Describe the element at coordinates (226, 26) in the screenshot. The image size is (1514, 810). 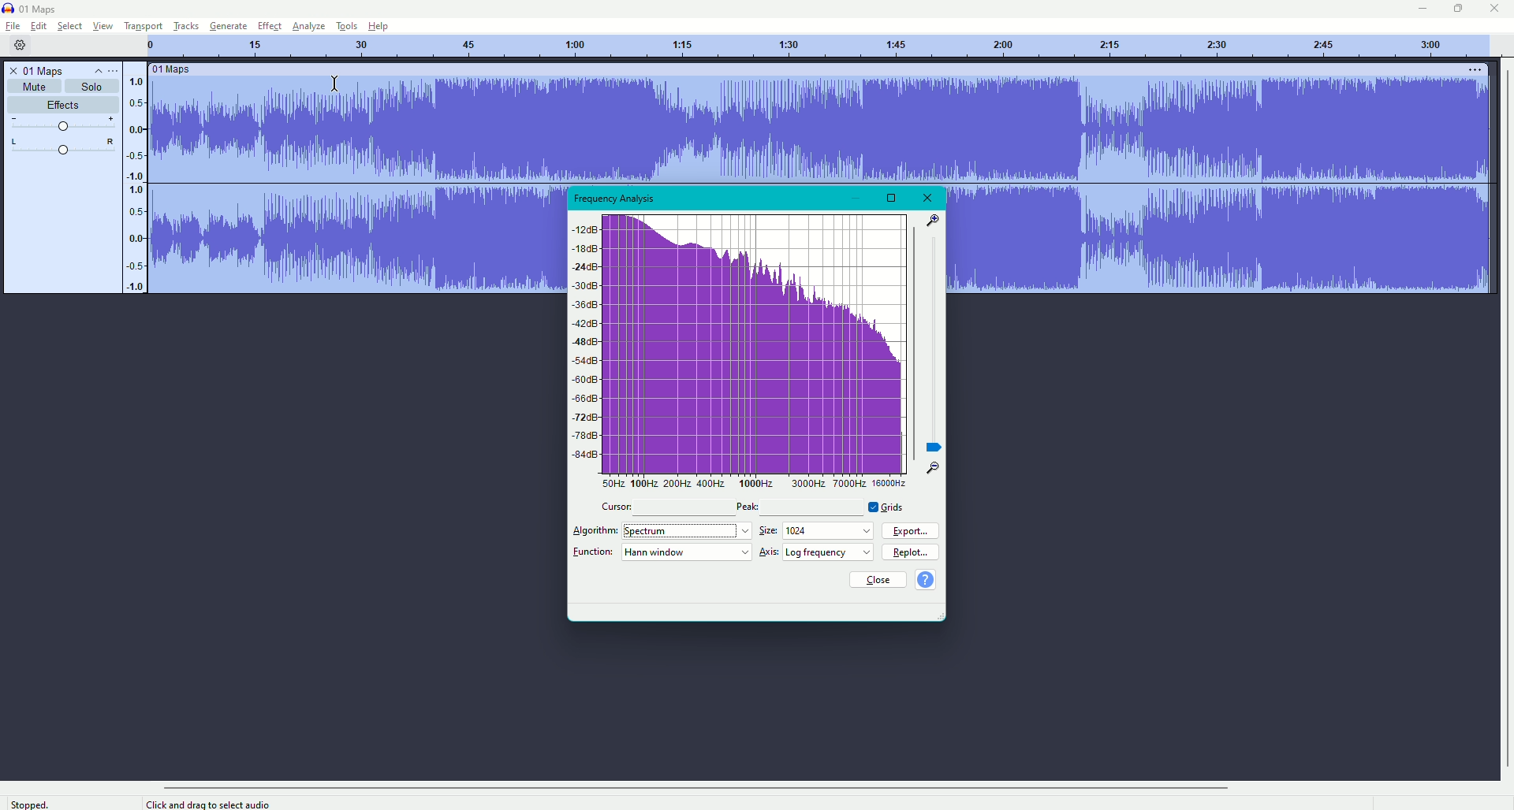
I see `Generate` at that location.